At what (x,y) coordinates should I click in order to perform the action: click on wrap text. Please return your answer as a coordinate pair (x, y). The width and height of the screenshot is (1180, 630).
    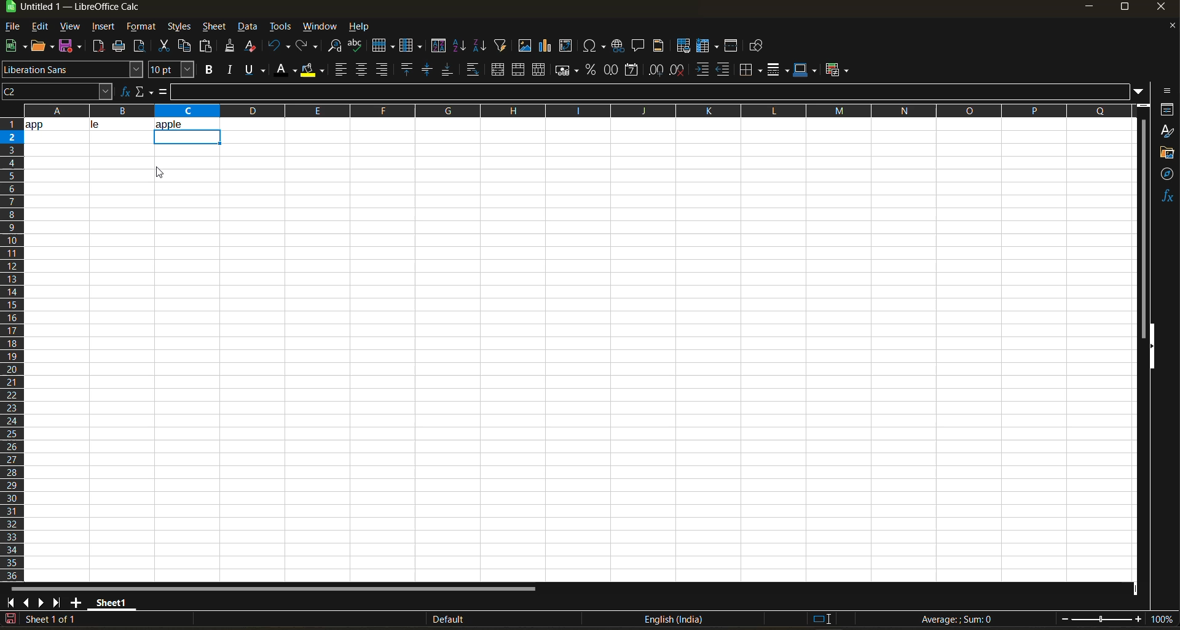
    Looking at the image, I should click on (472, 71).